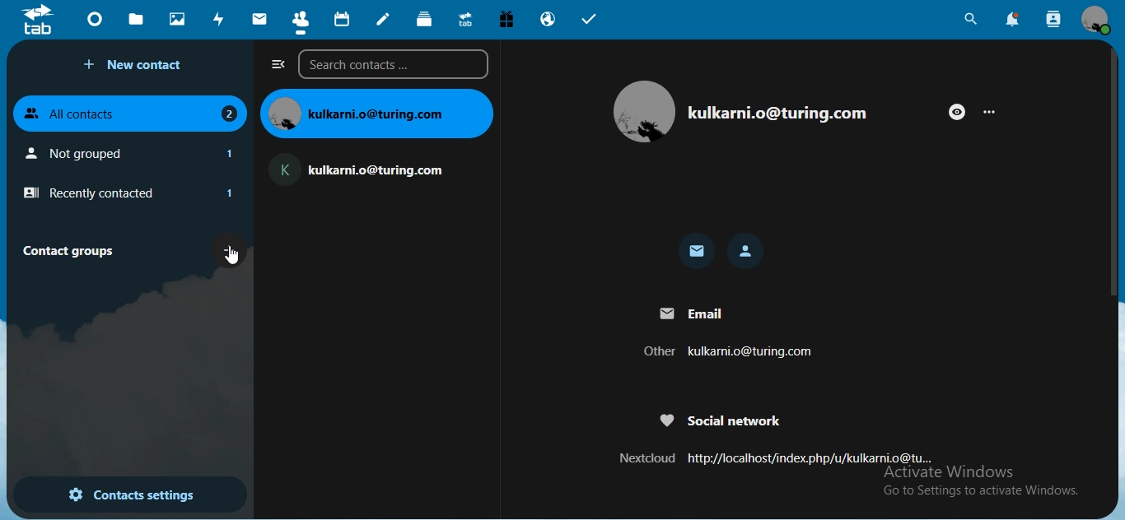  I want to click on not grouped, so click(133, 153).